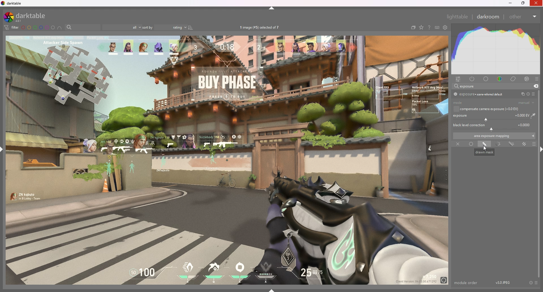  What do you see at coordinates (499, 79) in the screenshot?
I see `color` at bounding box center [499, 79].